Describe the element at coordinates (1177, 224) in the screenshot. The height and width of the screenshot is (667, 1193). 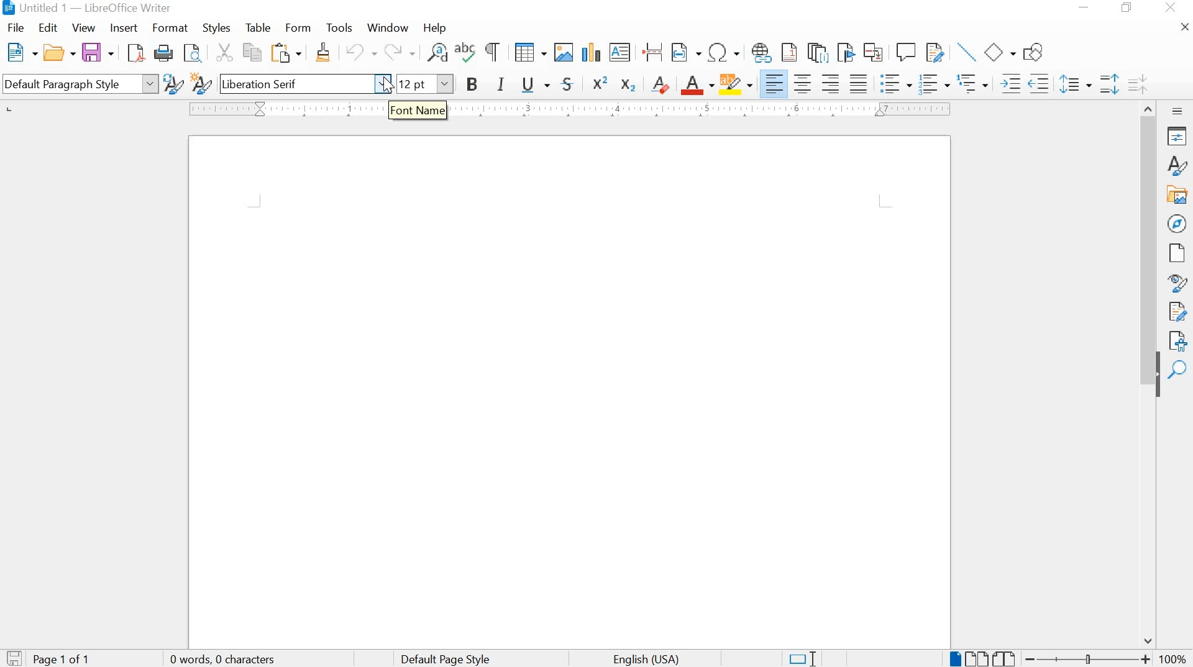
I see `NAVIGATOR` at that location.